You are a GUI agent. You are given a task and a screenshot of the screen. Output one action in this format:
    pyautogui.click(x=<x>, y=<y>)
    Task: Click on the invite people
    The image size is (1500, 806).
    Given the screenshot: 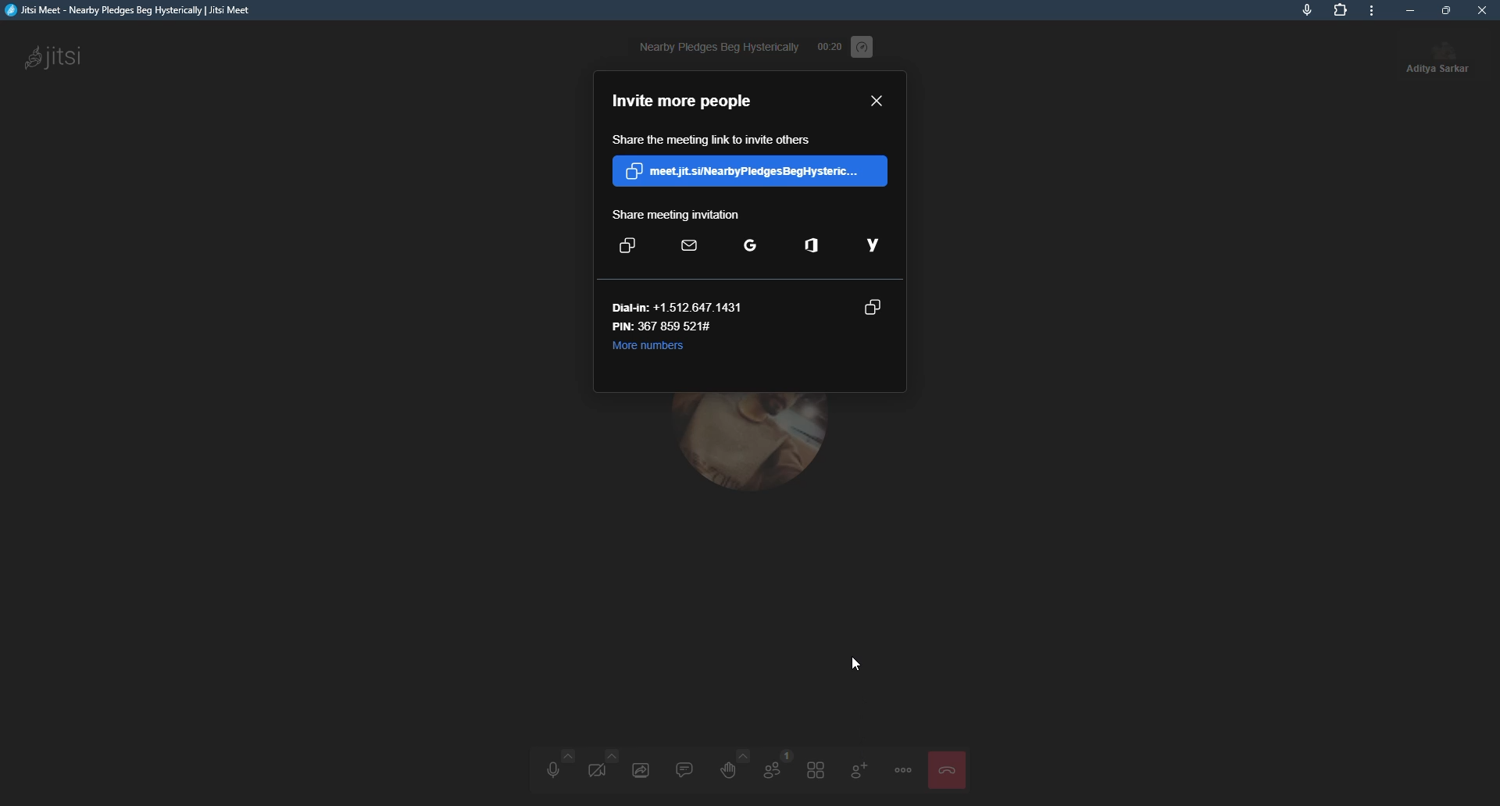 What is the action you would take?
    pyautogui.click(x=857, y=729)
    